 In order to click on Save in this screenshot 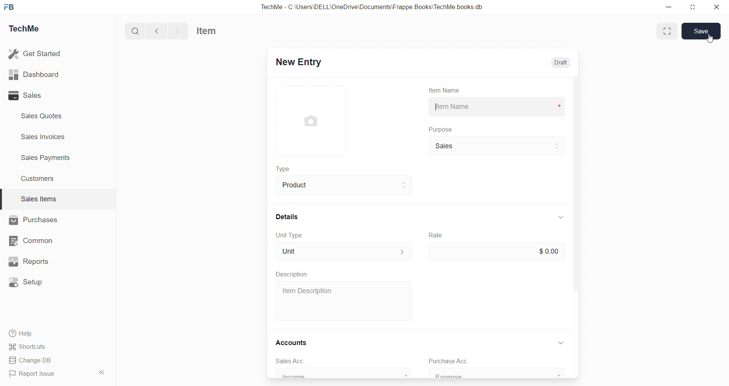, I will do `click(703, 31)`.